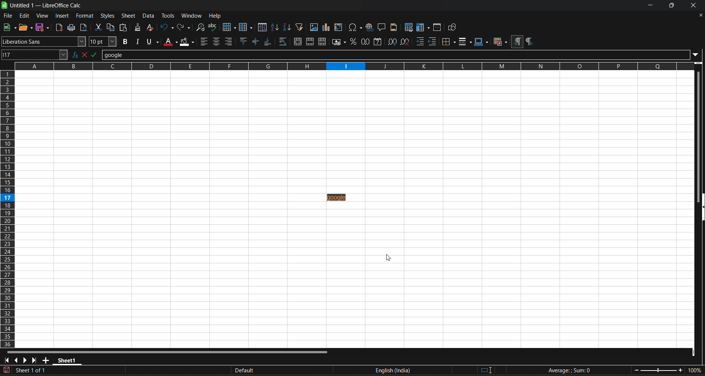 The width and height of the screenshot is (705, 376). What do you see at coordinates (701, 208) in the screenshot?
I see `hide` at bounding box center [701, 208].